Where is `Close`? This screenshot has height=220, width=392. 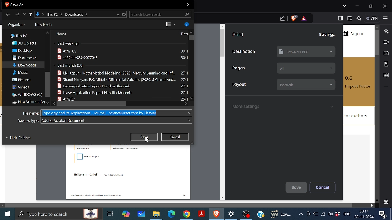
Close is located at coordinates (188, 5).